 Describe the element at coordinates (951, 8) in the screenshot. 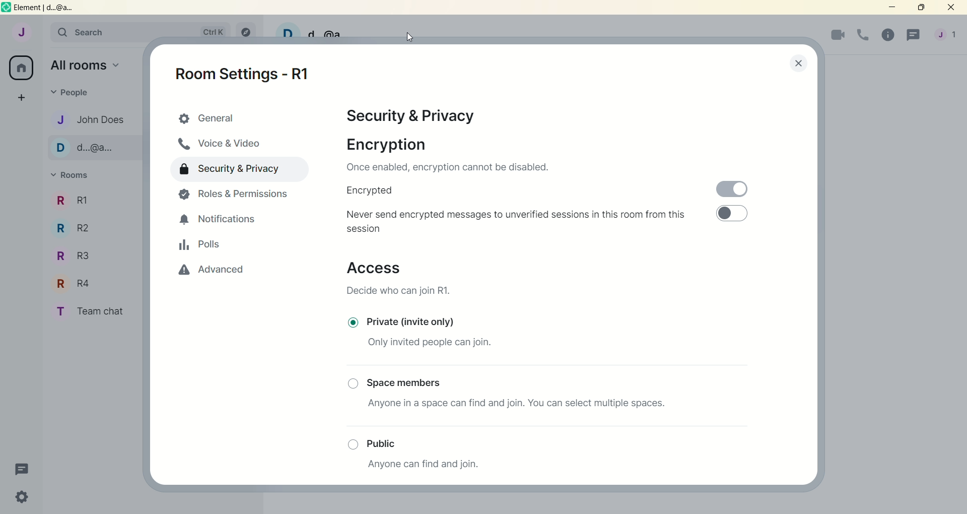

I see `close` at that location.